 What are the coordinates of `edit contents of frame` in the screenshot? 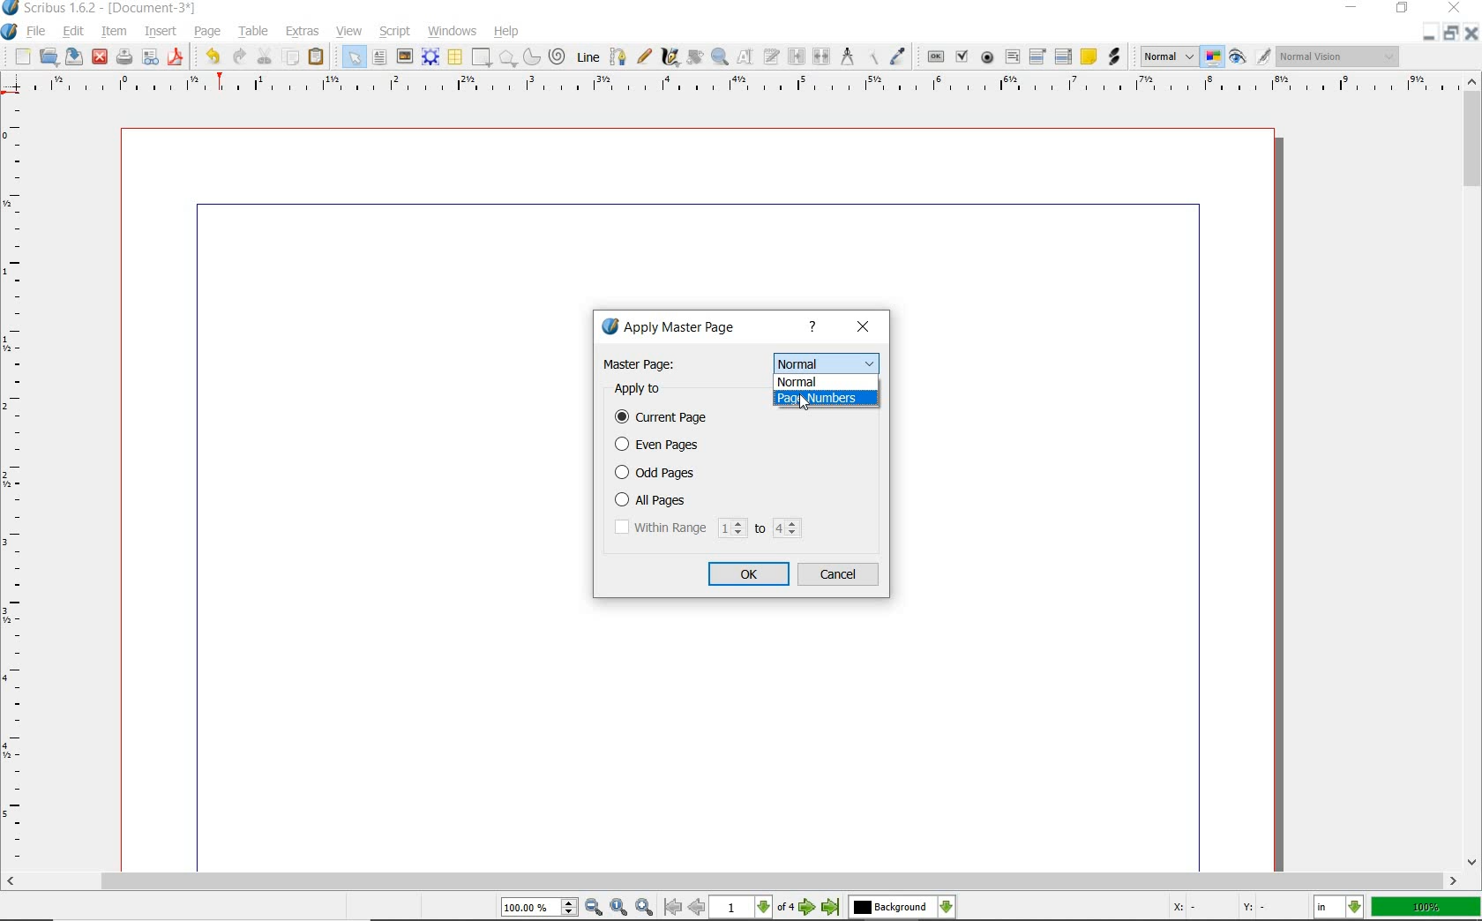 It's located at (743, 57).